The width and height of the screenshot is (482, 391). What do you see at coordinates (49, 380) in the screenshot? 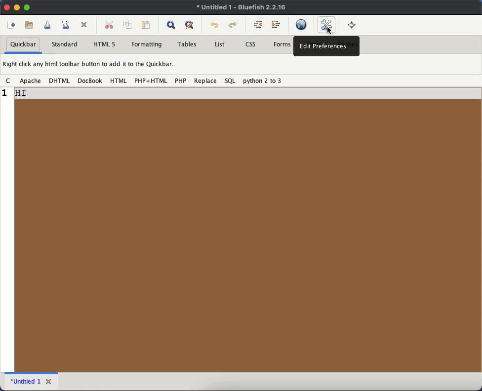
I see `close` at bounding box center [49, 380].